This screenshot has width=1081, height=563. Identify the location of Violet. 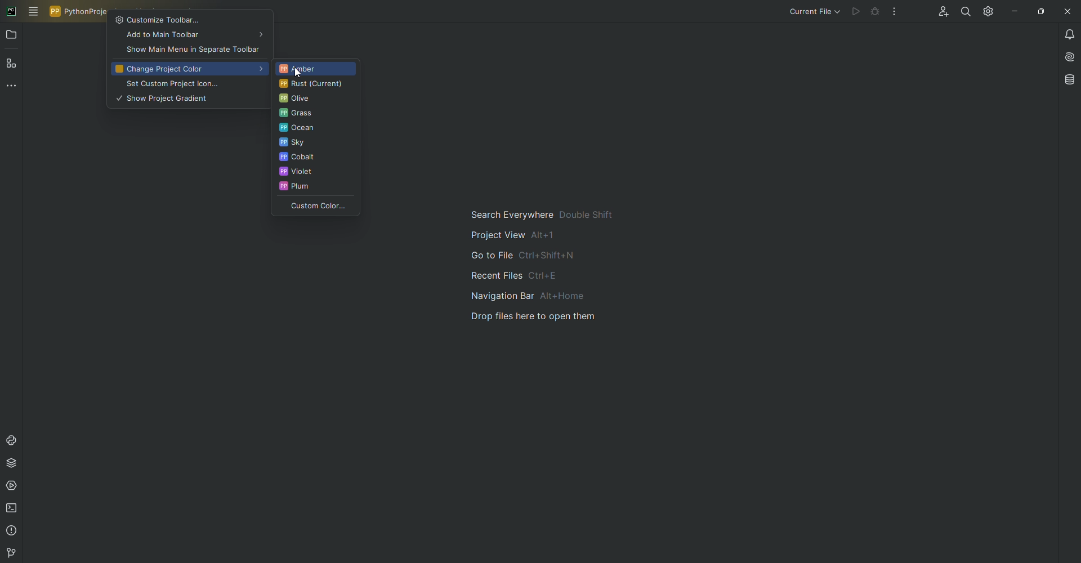
(314, 173).